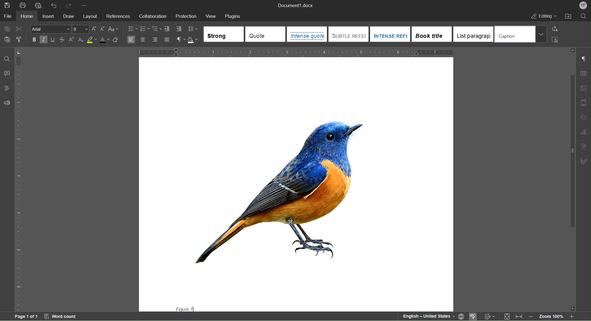  I want to click on Figure 1, so click(183, 308).